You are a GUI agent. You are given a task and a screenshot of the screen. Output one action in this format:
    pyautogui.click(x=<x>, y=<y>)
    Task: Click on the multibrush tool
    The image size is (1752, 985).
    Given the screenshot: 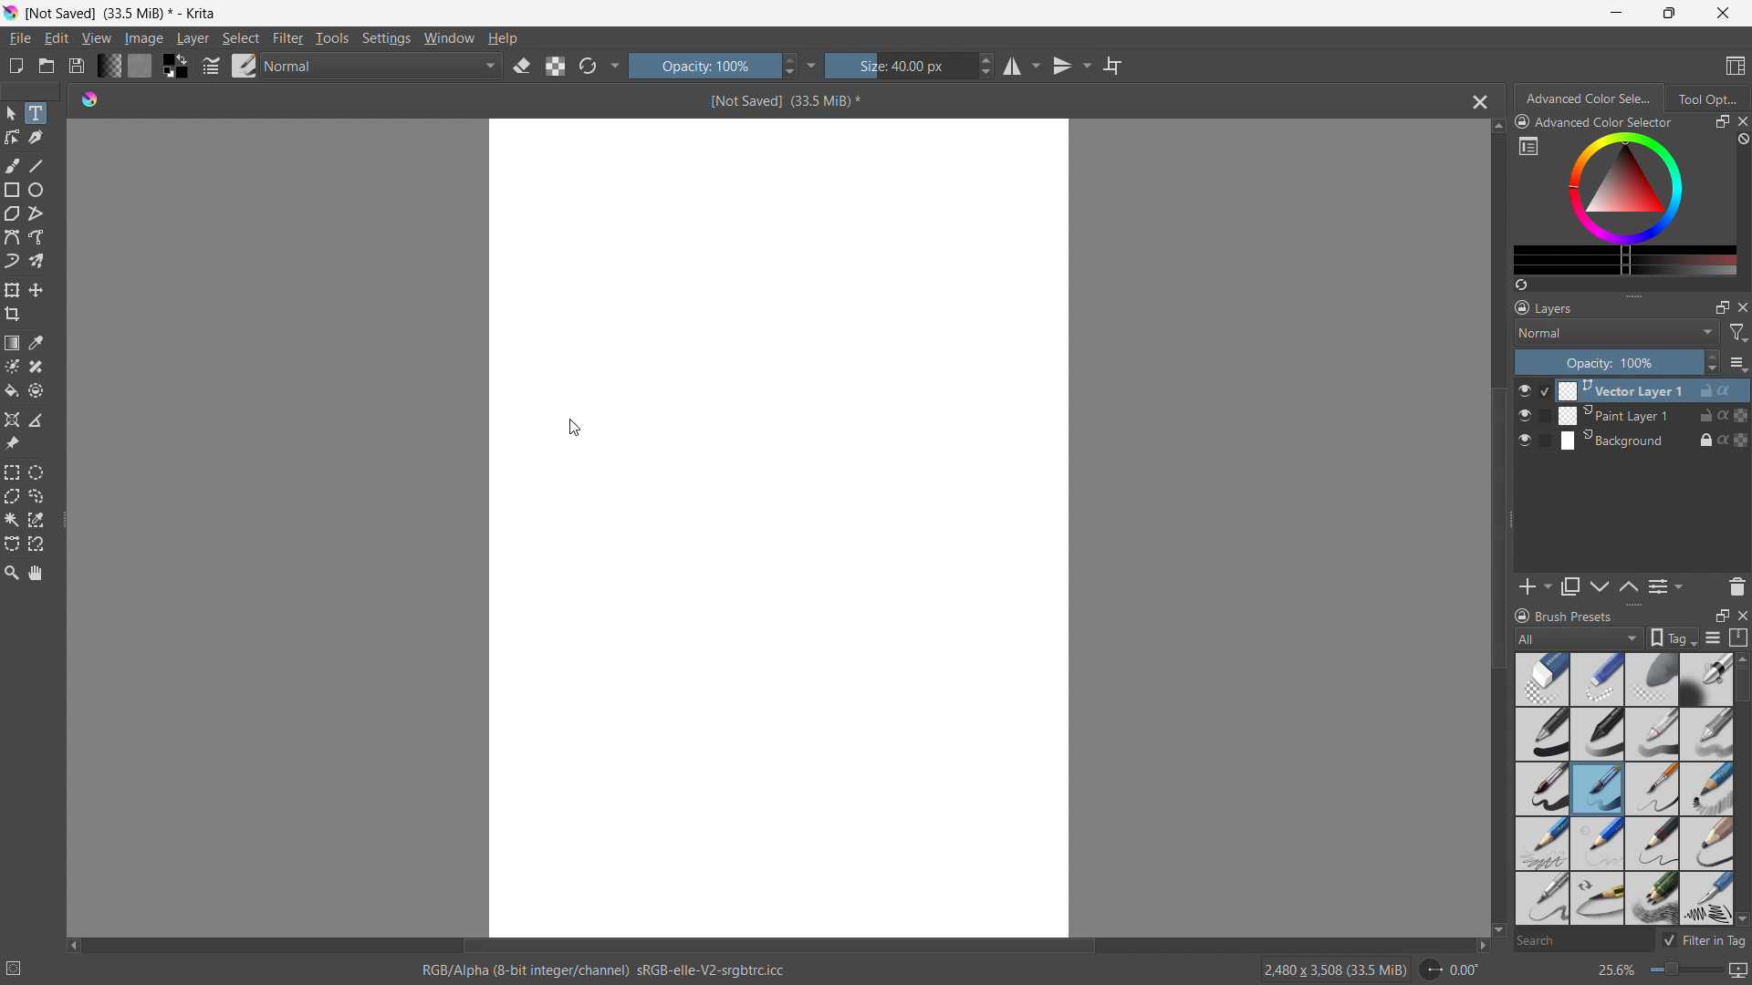 What is the action you would take?
    pyautogui.click(x=36, y=261)
    